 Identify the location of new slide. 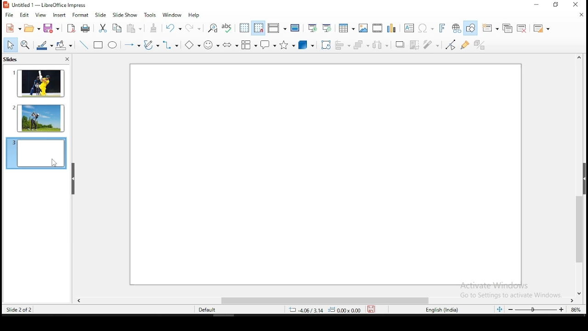
(491, 27).